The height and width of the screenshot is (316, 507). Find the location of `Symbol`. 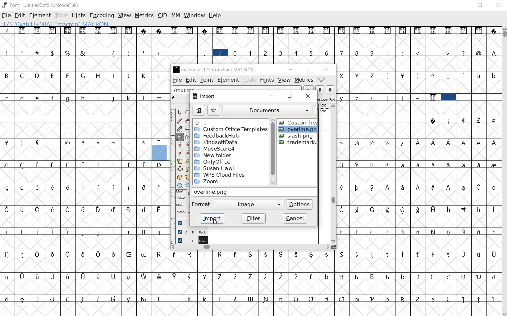

Symbol is located at coordinates (418, 232).